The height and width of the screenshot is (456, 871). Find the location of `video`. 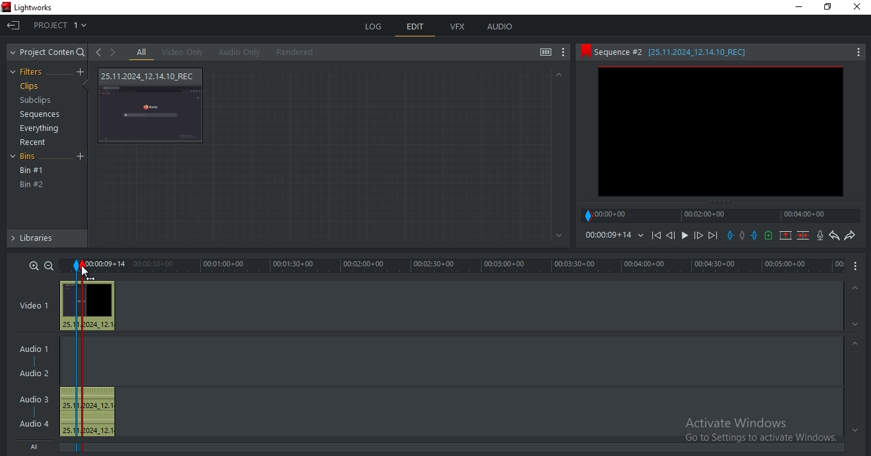

video is located at coordinates (152, 105).